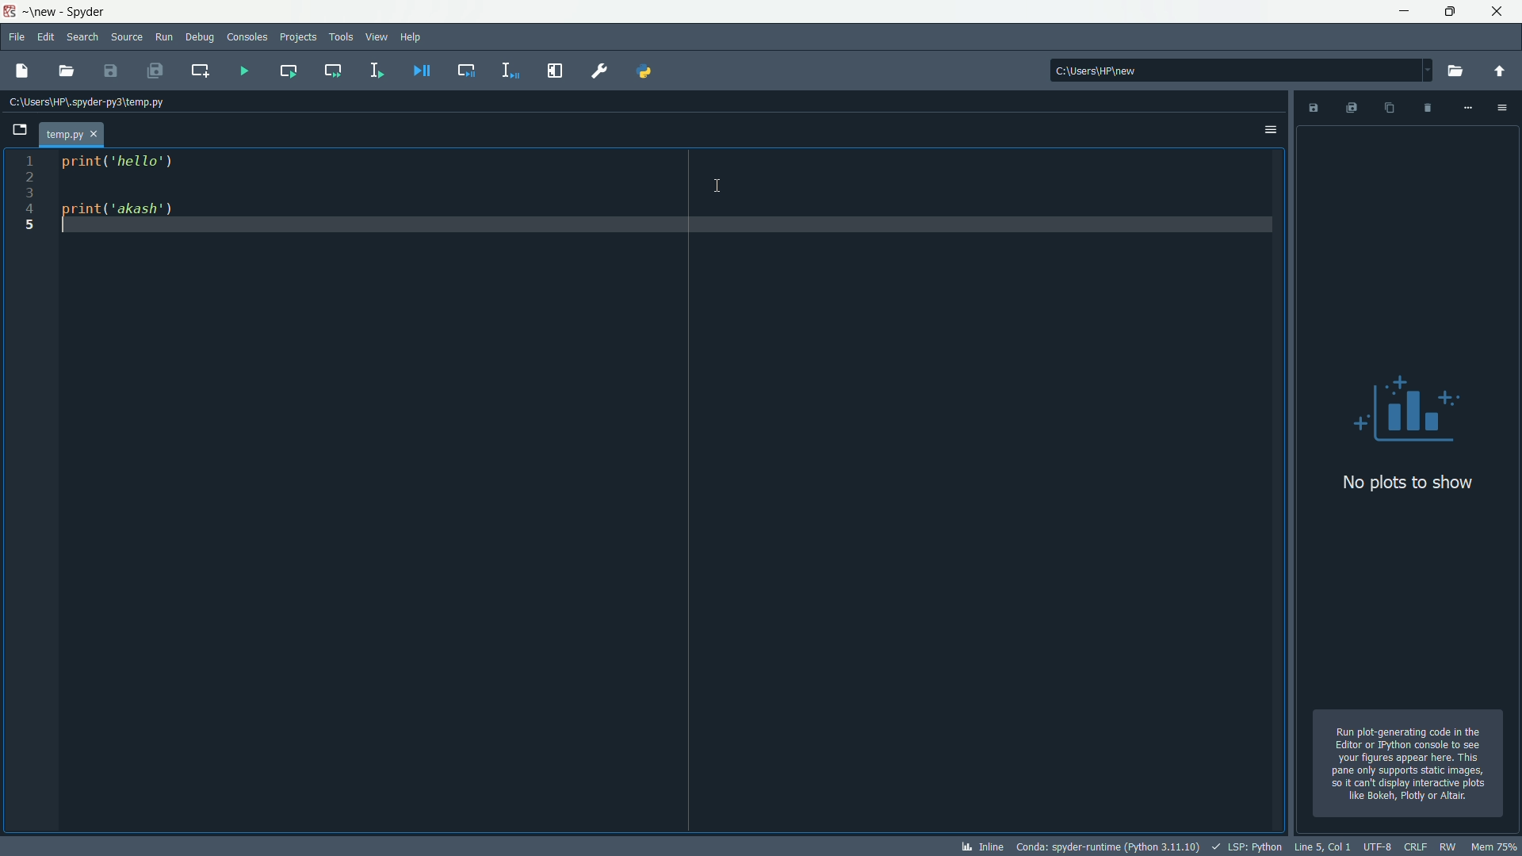  Describe the element at coordinates (110, 71) in the screenshot. I see `save file` at that location.